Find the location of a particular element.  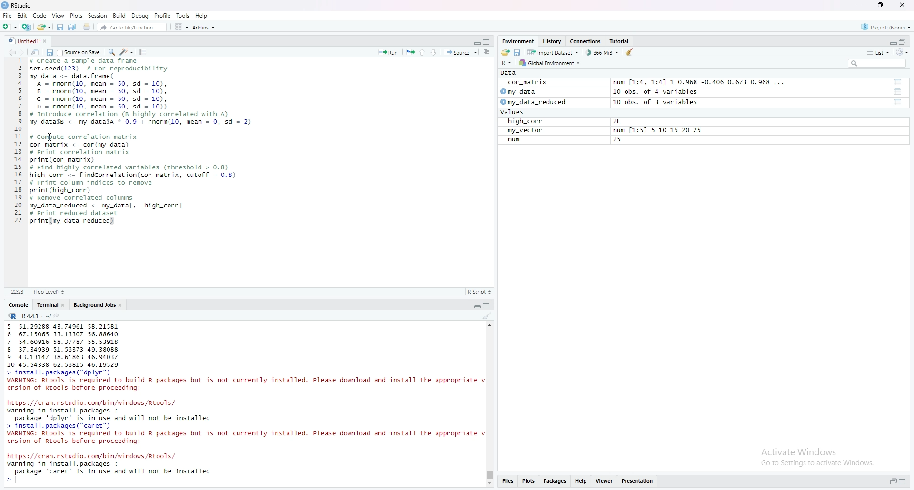

Global Environment  is located at coordinates (550, 62).